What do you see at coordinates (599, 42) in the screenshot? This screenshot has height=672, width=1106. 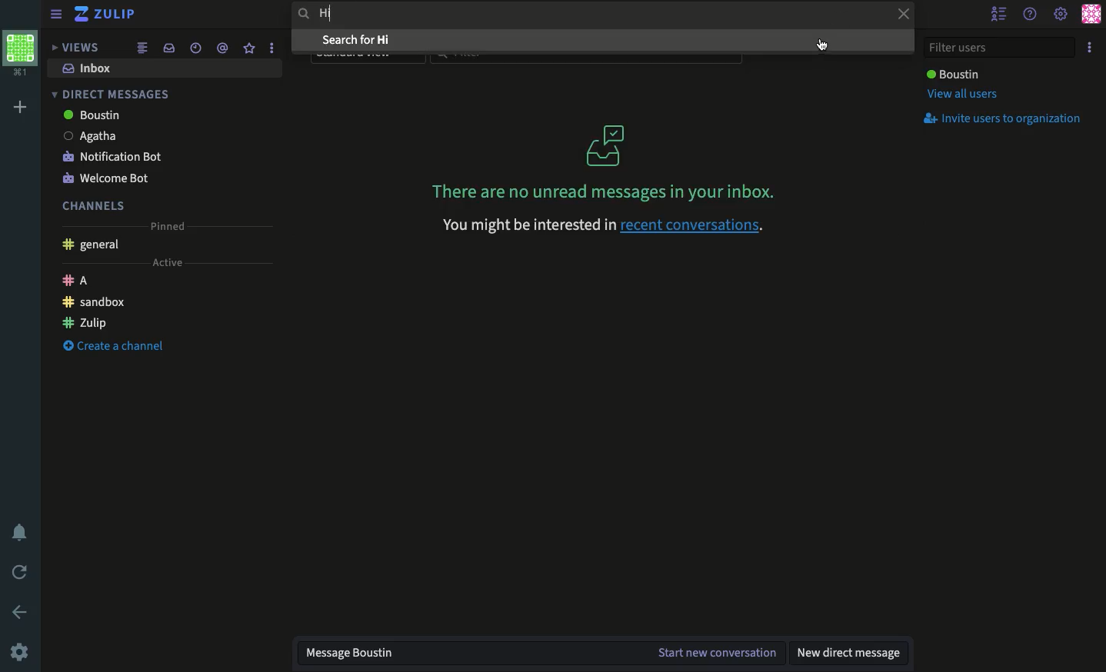 I see `Search for hi` at bounding box center [599, 42].